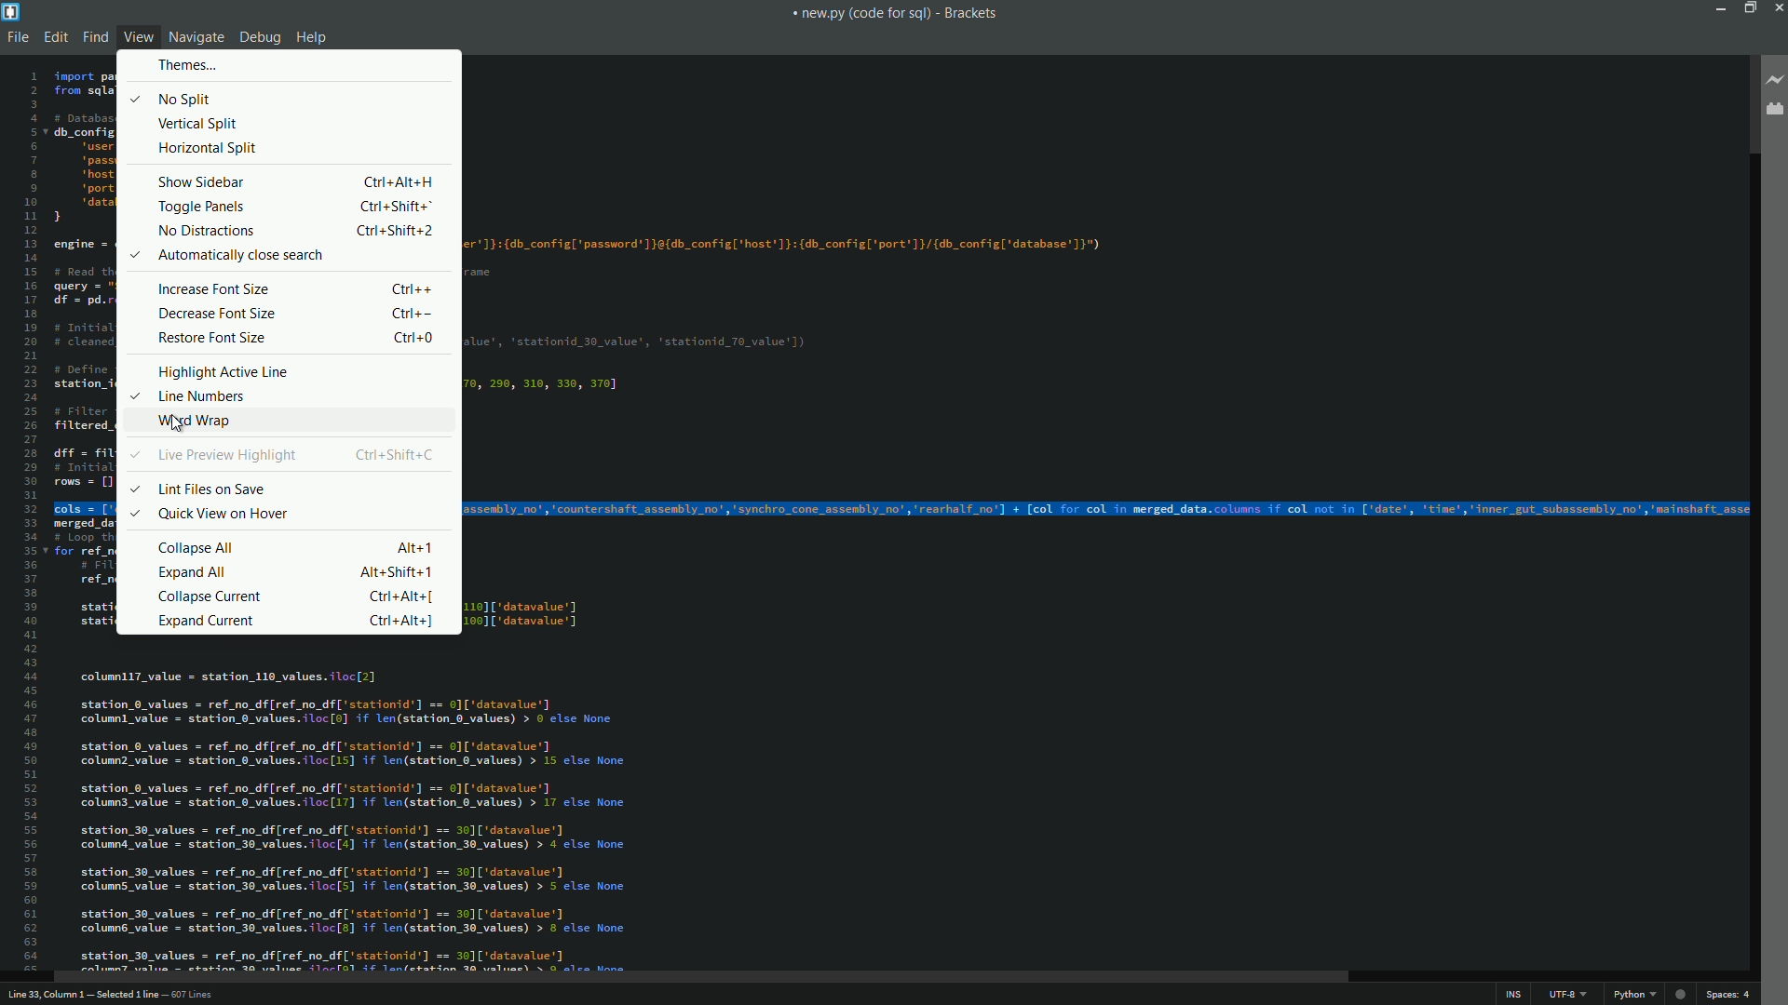 The width and height of the screenshot is (1788, 1005). Describe the element at coordinates (195, 570) in the screenshot. I see `expand all` at that location.